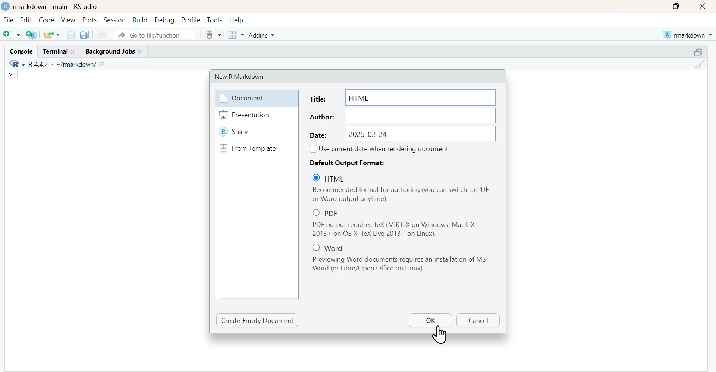 The height and width of the screenshot is (372, 716). I want to click on cursor, so click(440, 335).